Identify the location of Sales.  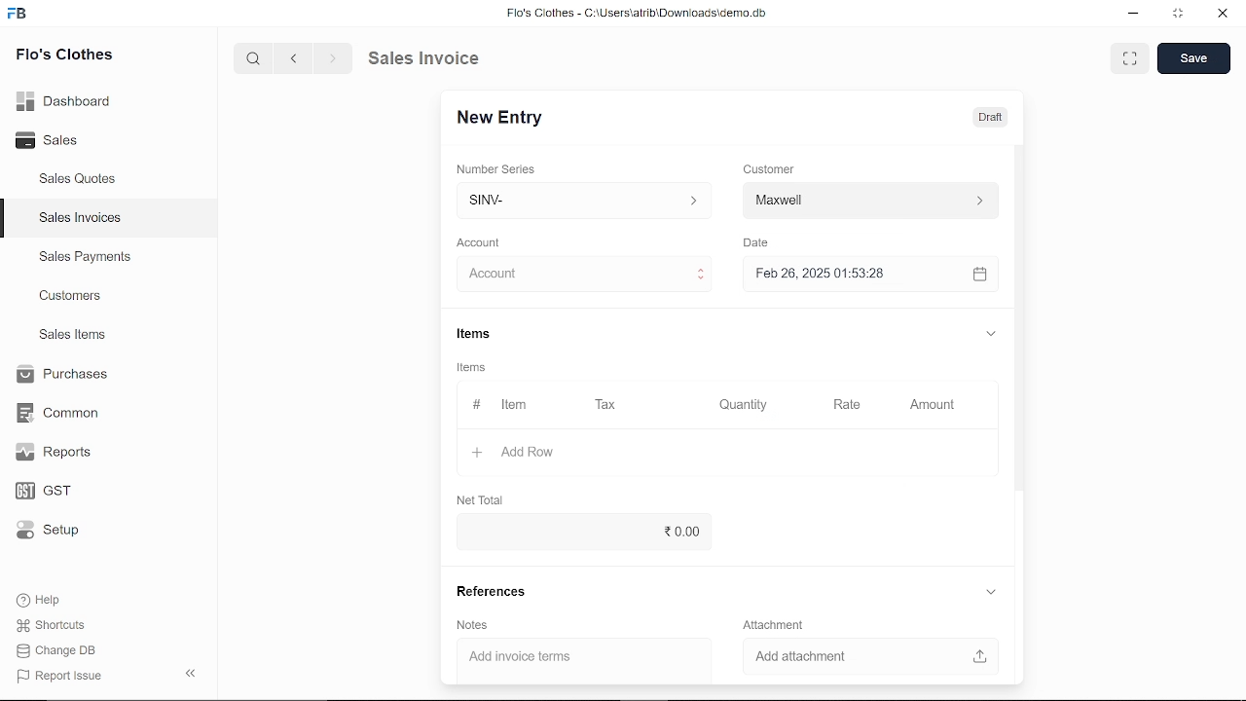
(68, 141).